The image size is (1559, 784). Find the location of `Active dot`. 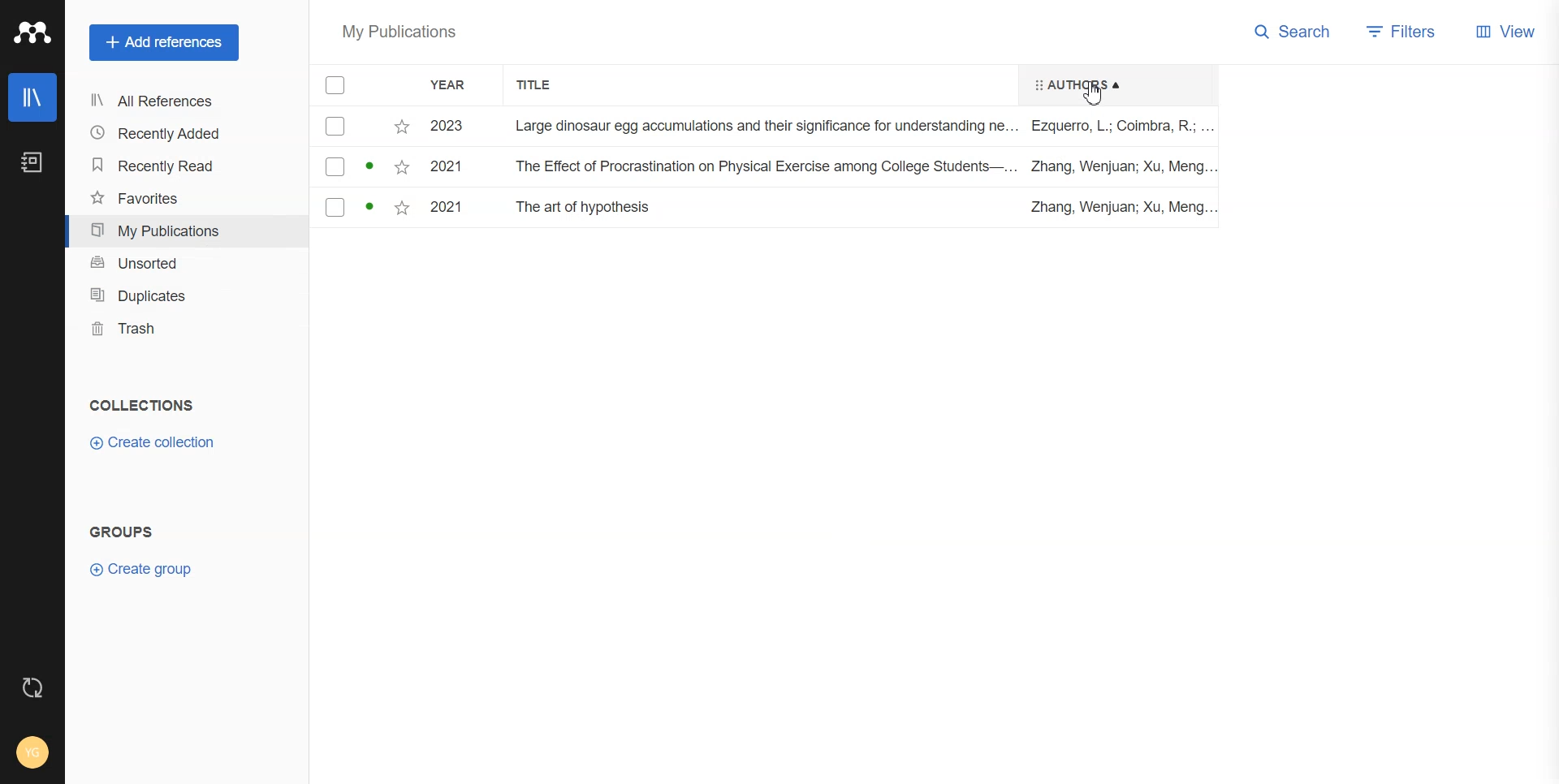

Active dot is located at coordinates (372, 166).